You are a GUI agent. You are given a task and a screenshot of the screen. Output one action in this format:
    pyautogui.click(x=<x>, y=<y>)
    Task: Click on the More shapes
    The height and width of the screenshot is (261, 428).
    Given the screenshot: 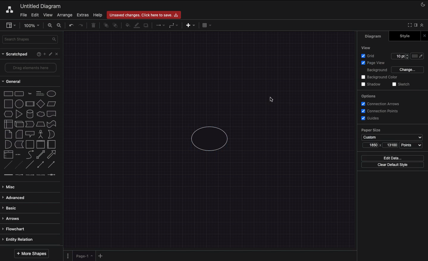 What is the action you would take?
    pyautogui.click(x=31, y=254)
    